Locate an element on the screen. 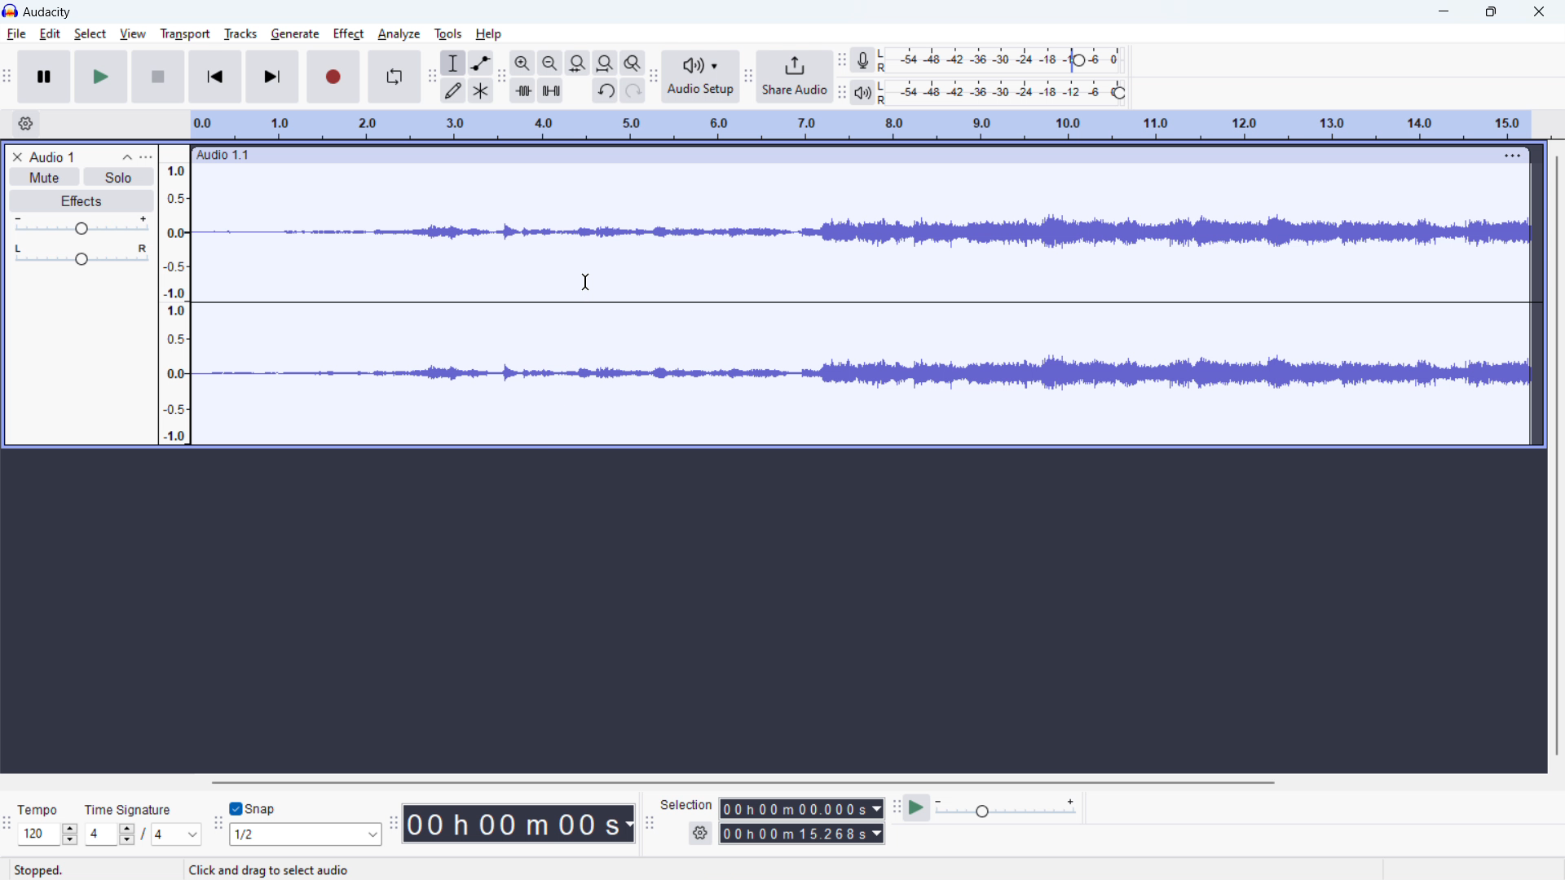  collapse is located at coordinates (126, 157).